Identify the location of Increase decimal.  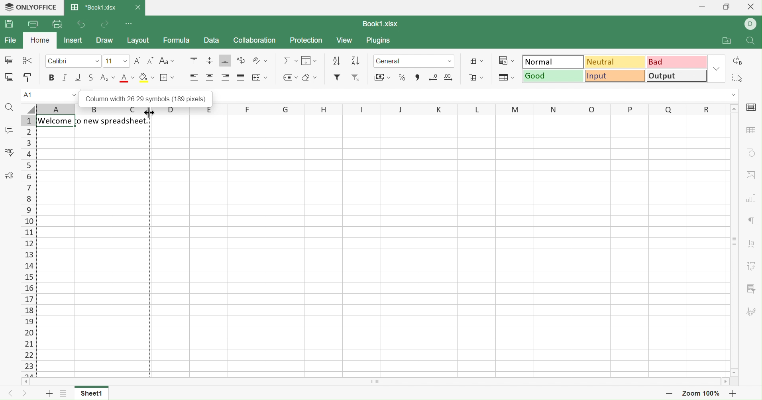
(449, 78).